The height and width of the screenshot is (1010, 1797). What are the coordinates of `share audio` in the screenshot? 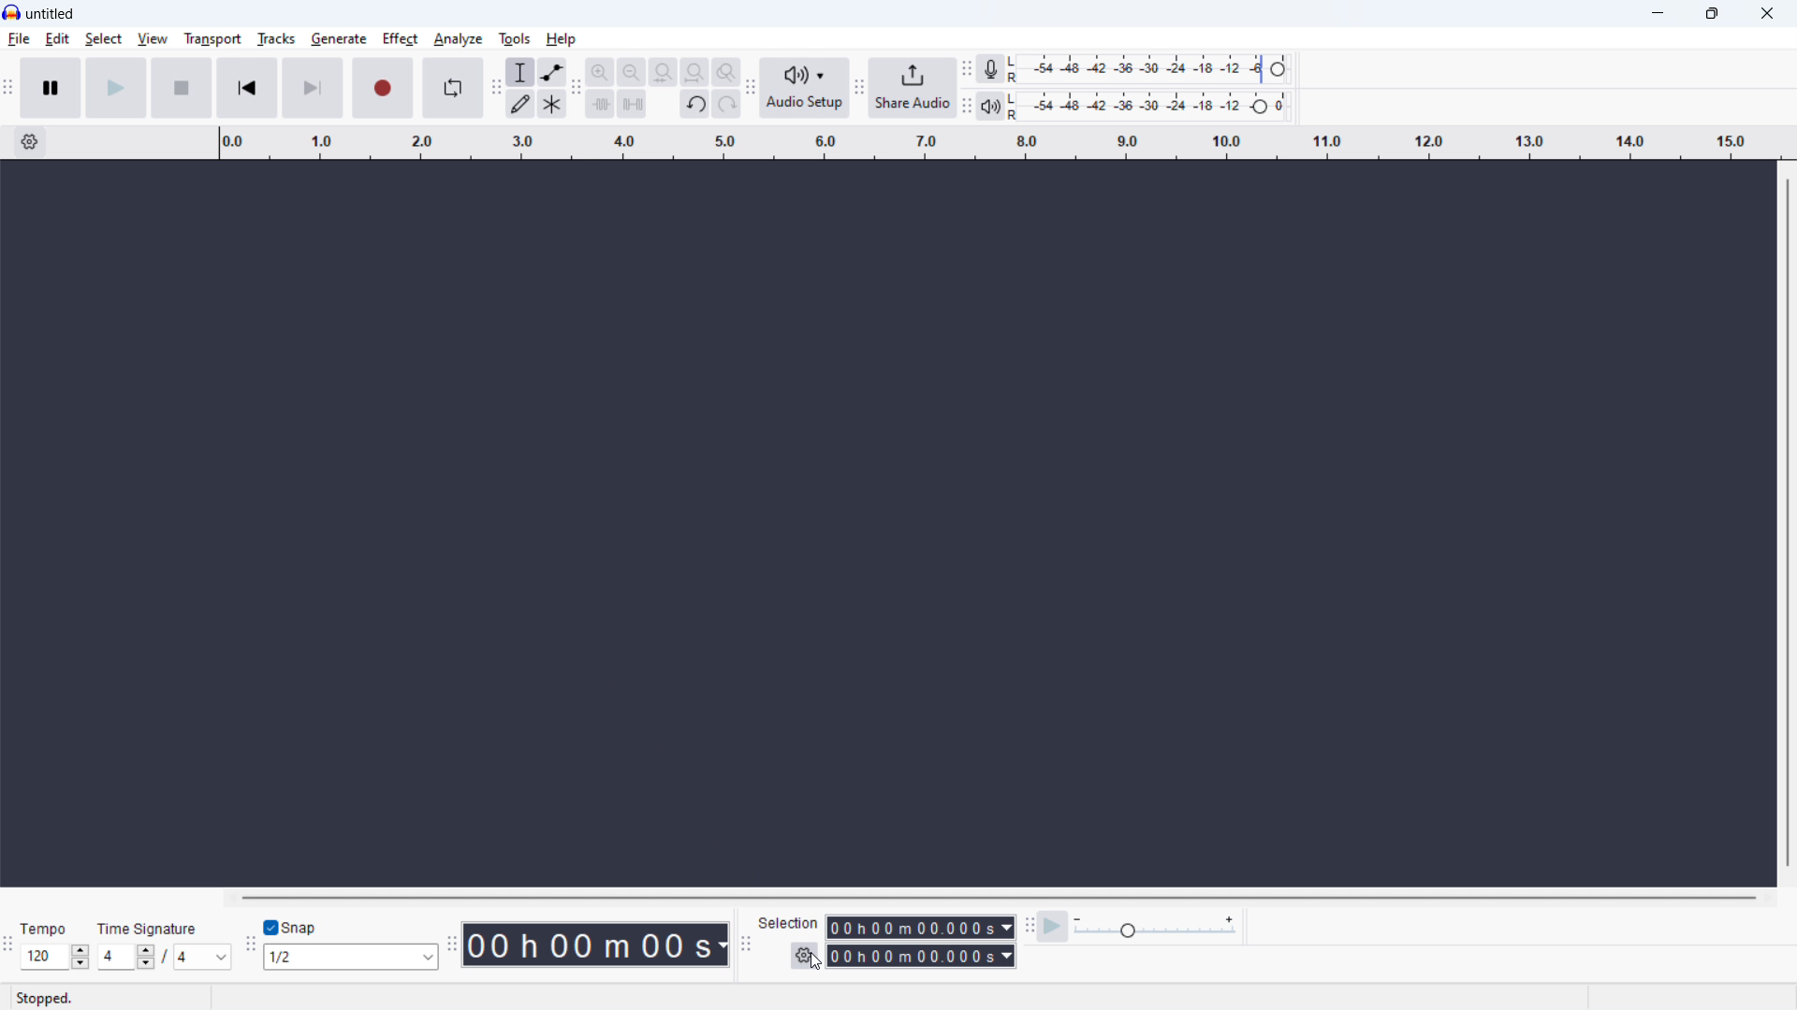 It's located at (912, 88).